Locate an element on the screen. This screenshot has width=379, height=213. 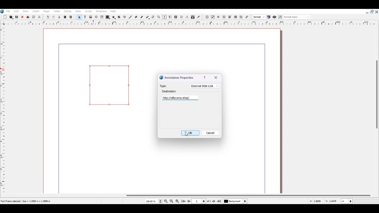
Zoom in or out is located at coordinates (158, 17).